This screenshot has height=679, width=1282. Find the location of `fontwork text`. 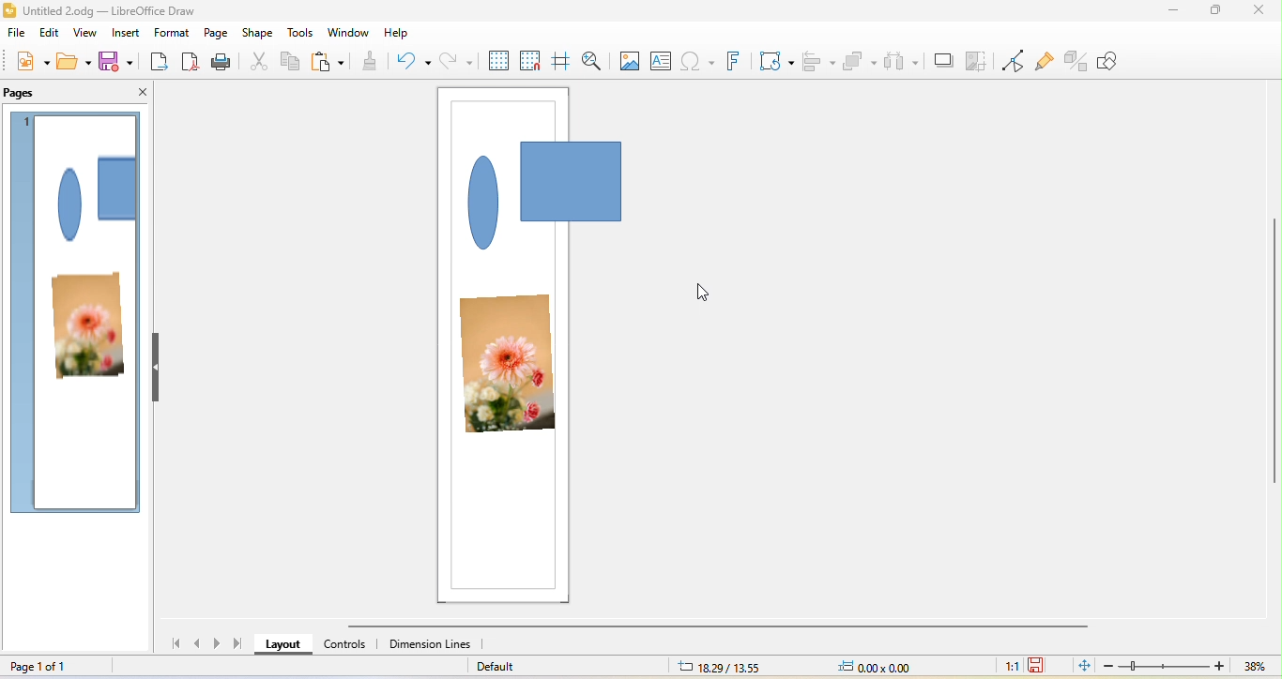

fontwork text is located at coordinates (740, 62).